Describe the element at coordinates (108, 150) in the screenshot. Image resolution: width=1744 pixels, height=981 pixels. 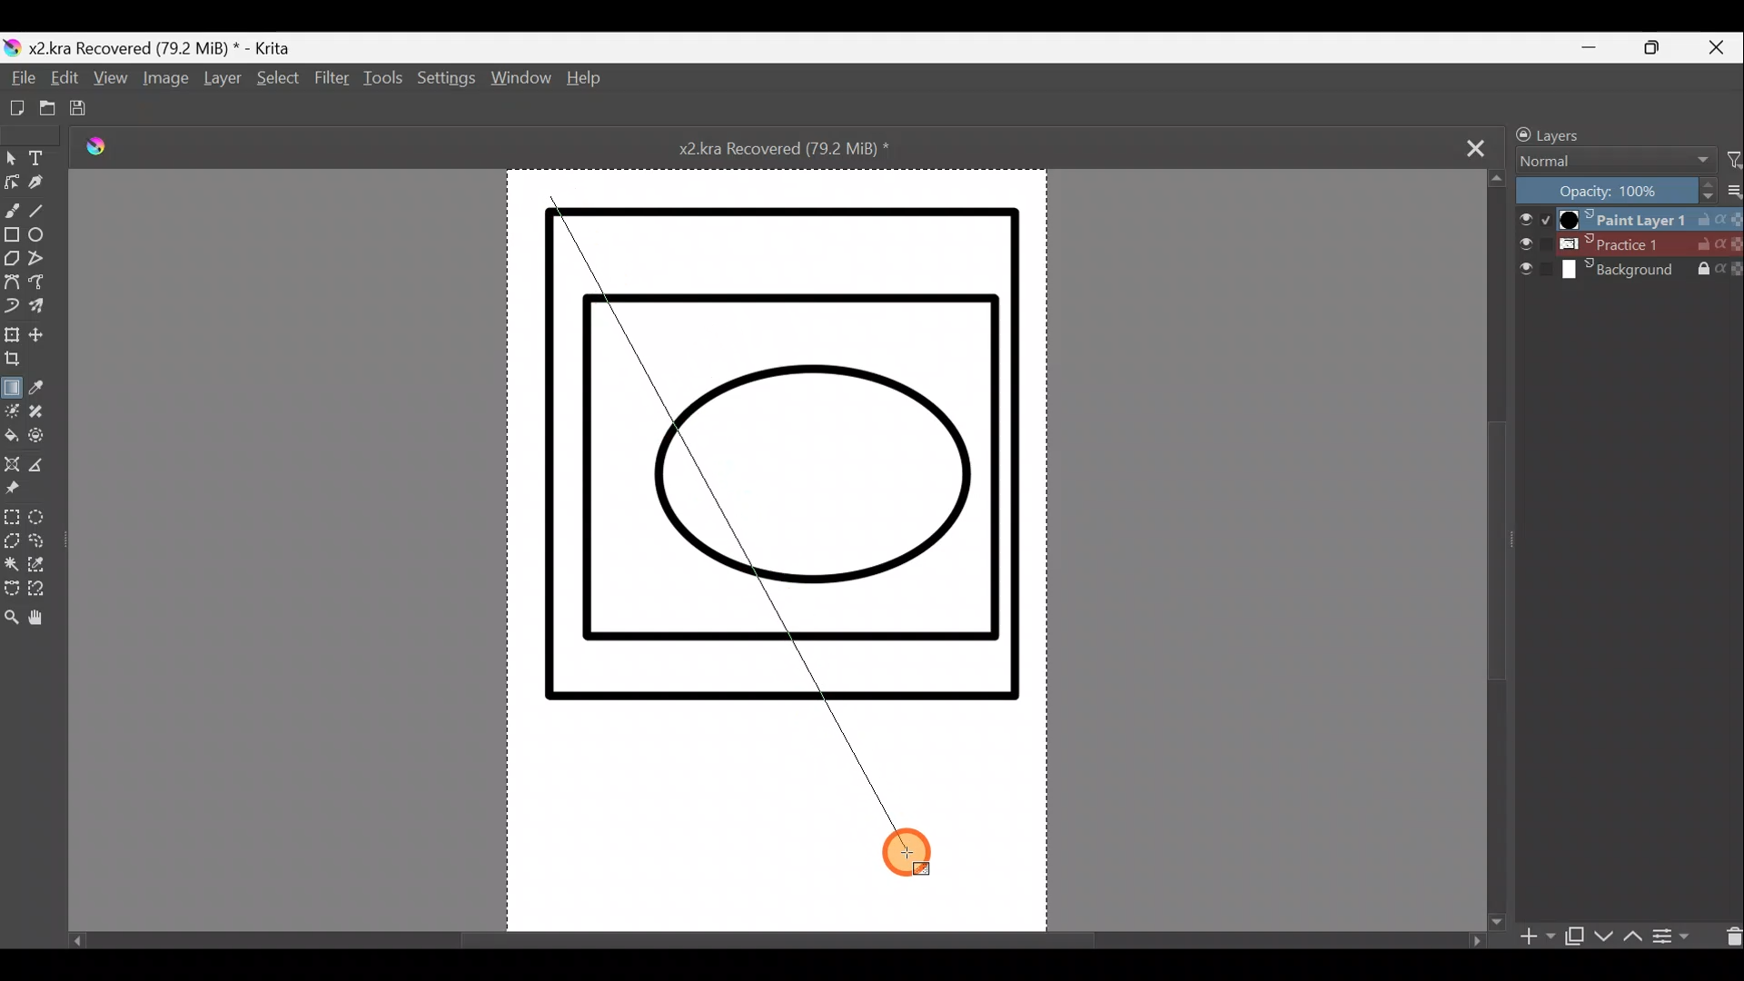
I see `Krita logo` at that location.